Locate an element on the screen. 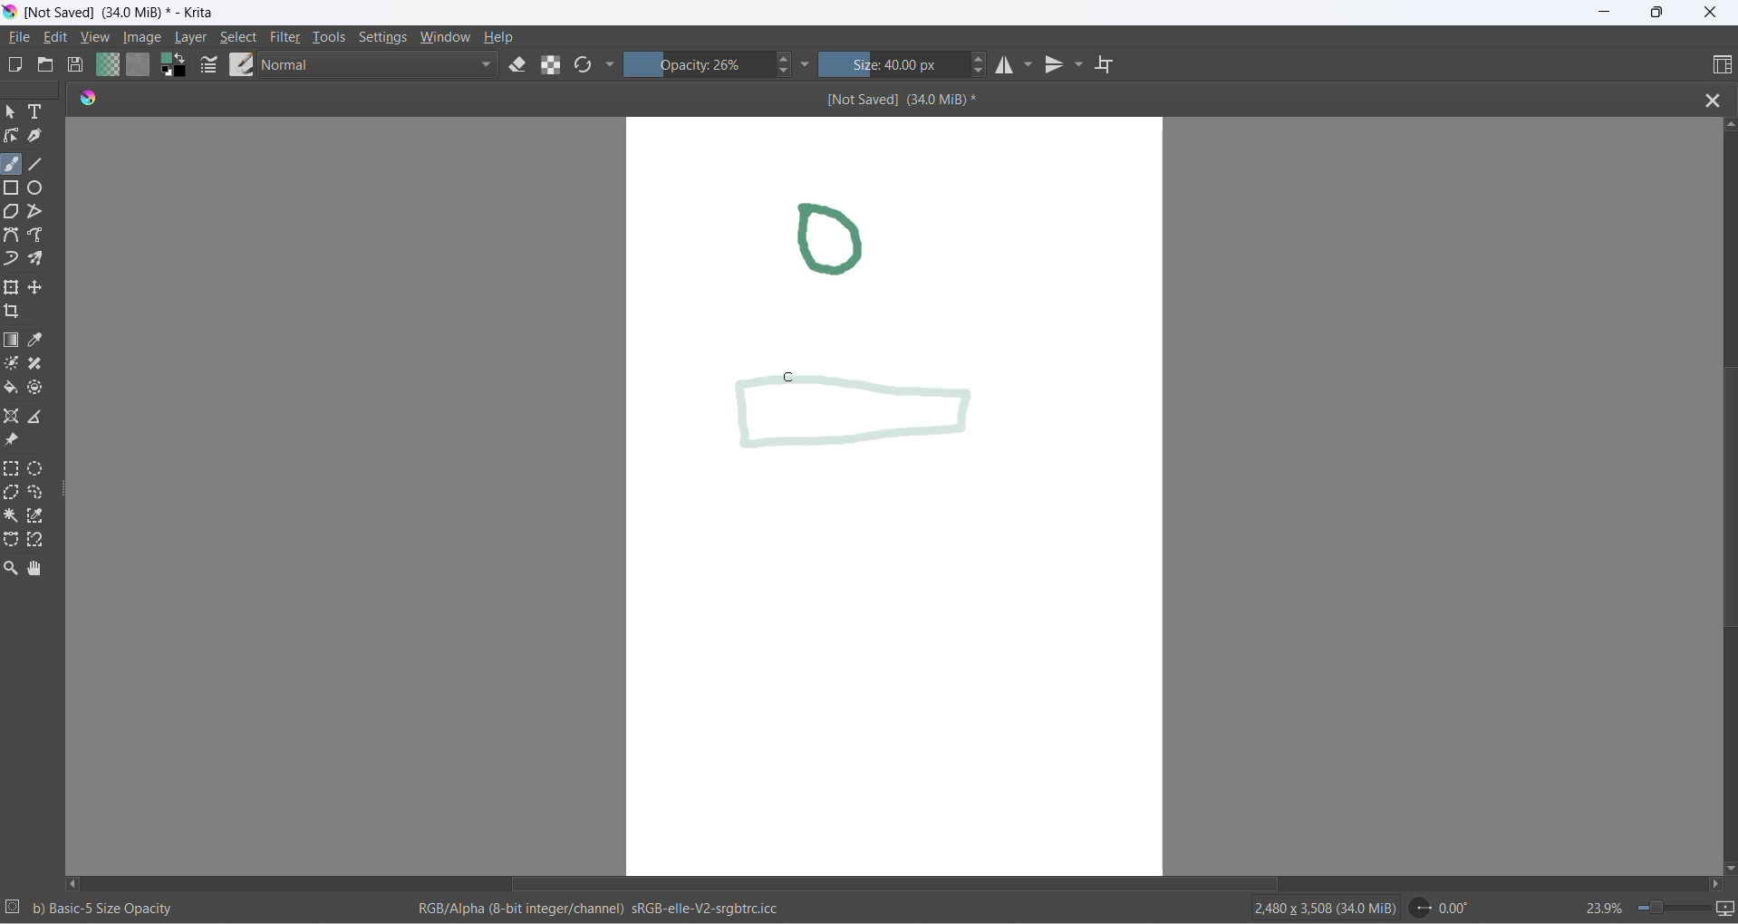 The image size is (1738, 924). rectangular selection tool is located at coordinates (12, 471).